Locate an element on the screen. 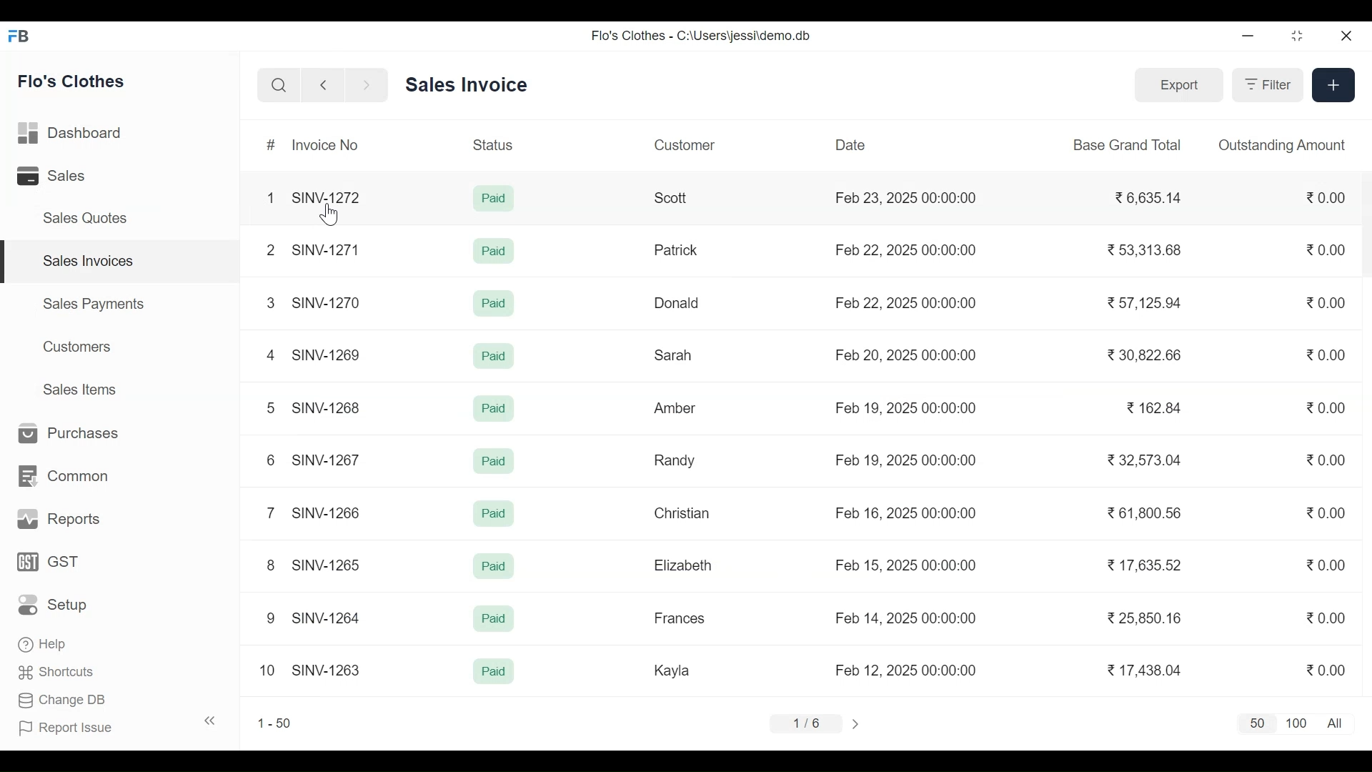 Image resolution: width=1372 pixels, height=772 pixels. 61.800.56 is located at coordinates (1143, 513).